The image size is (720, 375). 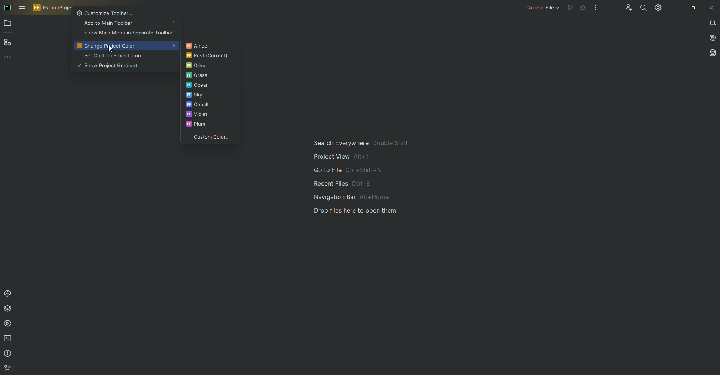 What do you see at coordinates (9, 59) in the screenshot?
I see `More Tools` at bounding box center [9, 59].